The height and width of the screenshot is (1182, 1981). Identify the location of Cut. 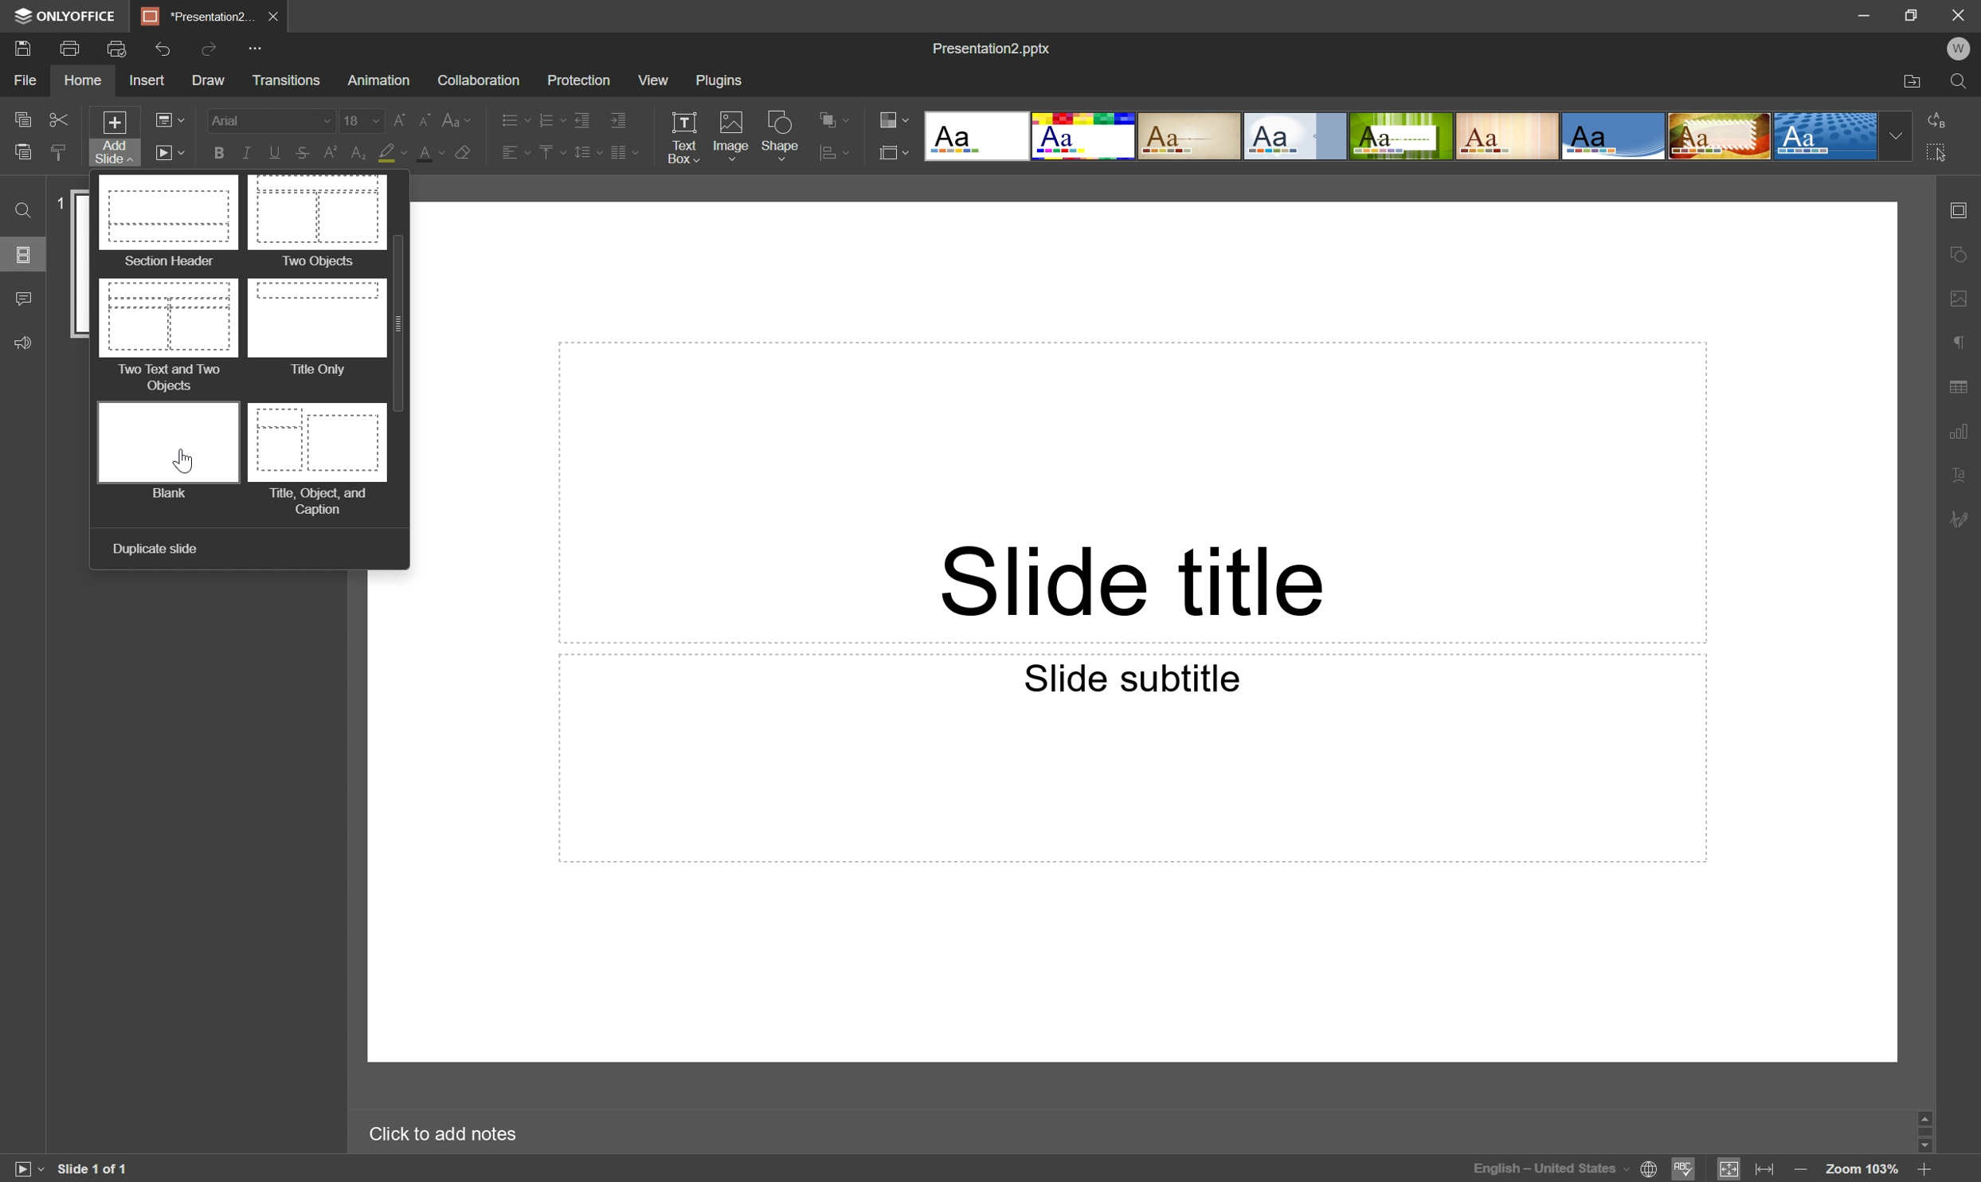
(60, 120).